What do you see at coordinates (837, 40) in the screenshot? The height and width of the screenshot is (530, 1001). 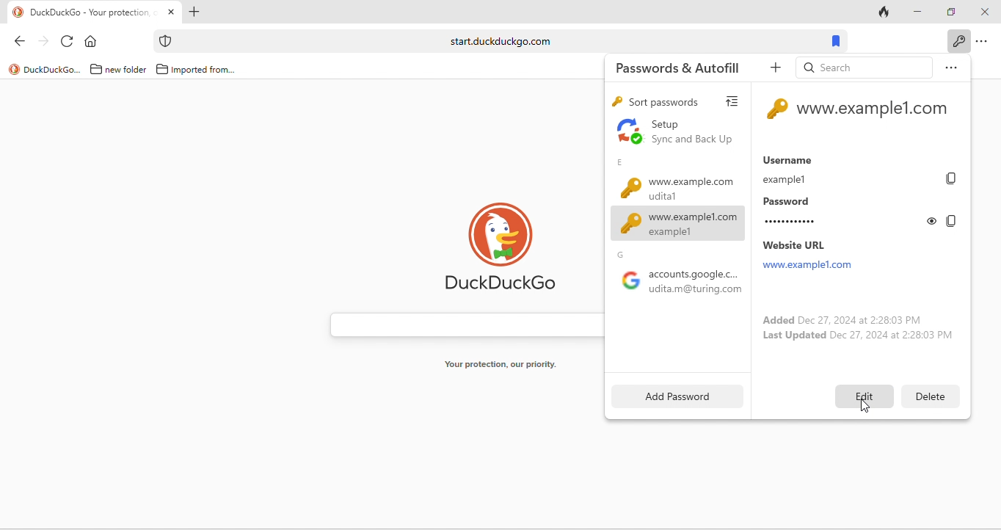 I see `bookmarks` at bounding box center [837, 40].